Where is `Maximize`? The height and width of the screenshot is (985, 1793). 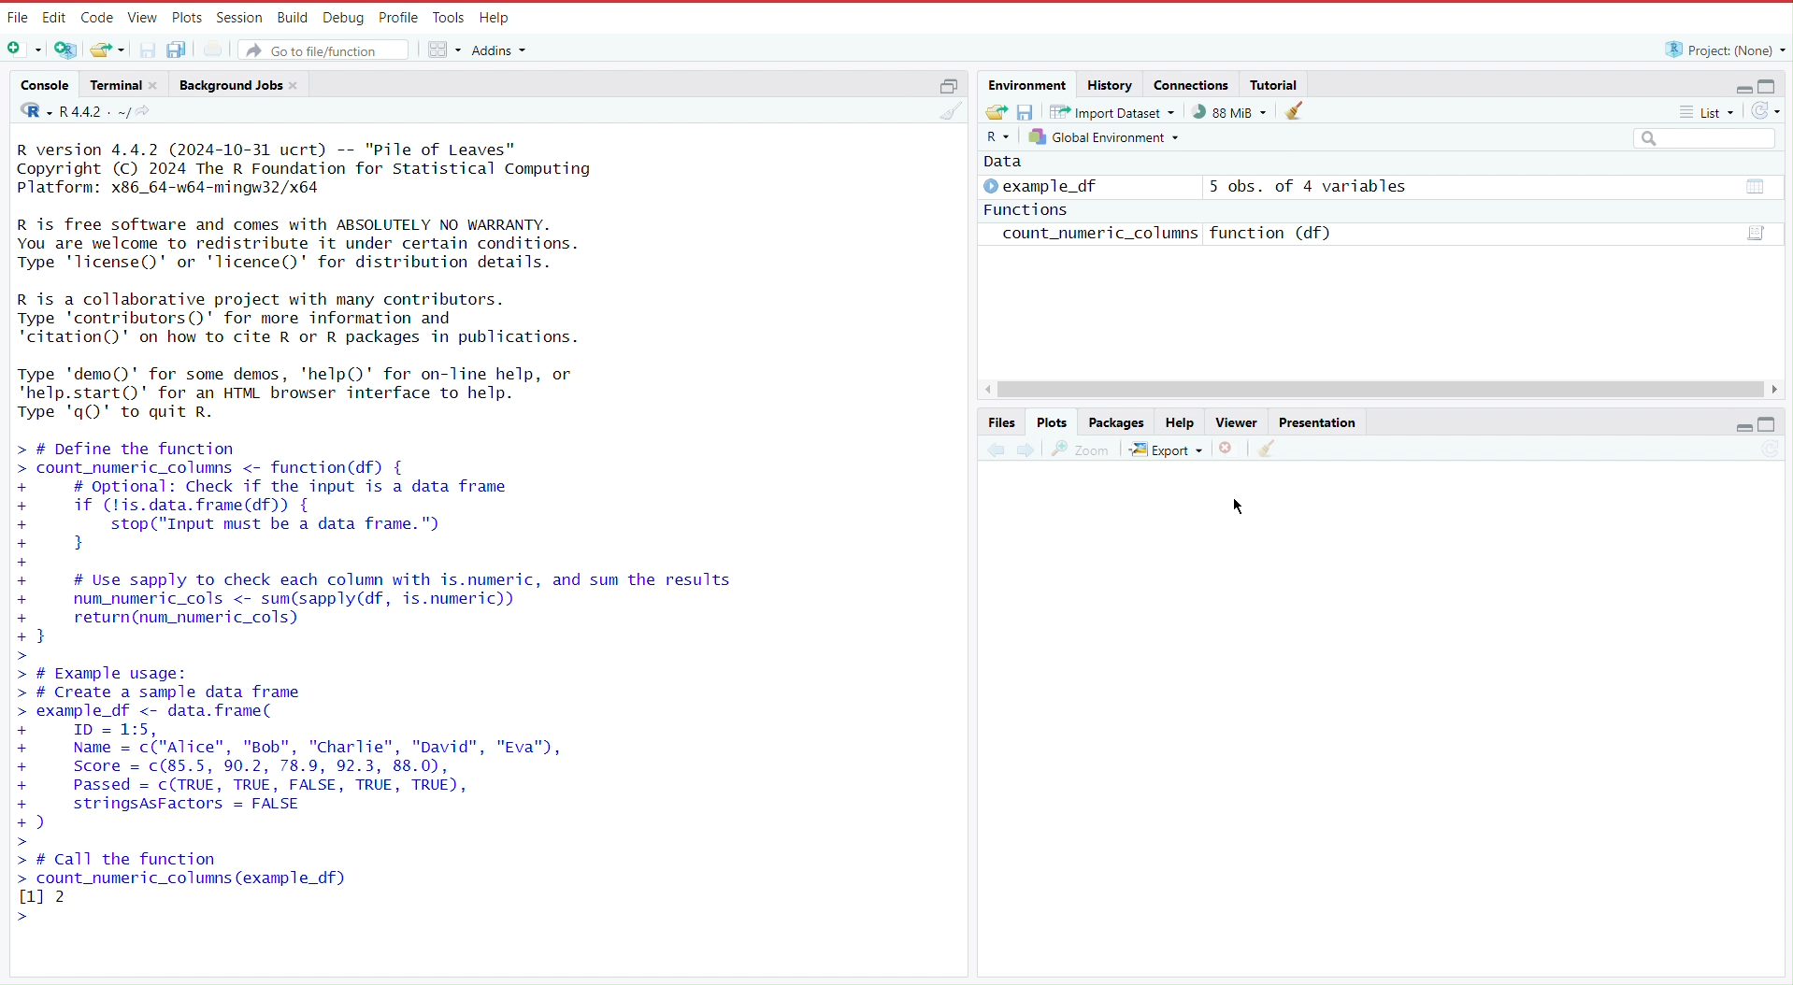 Maximize is located at coordinates (947, 84).